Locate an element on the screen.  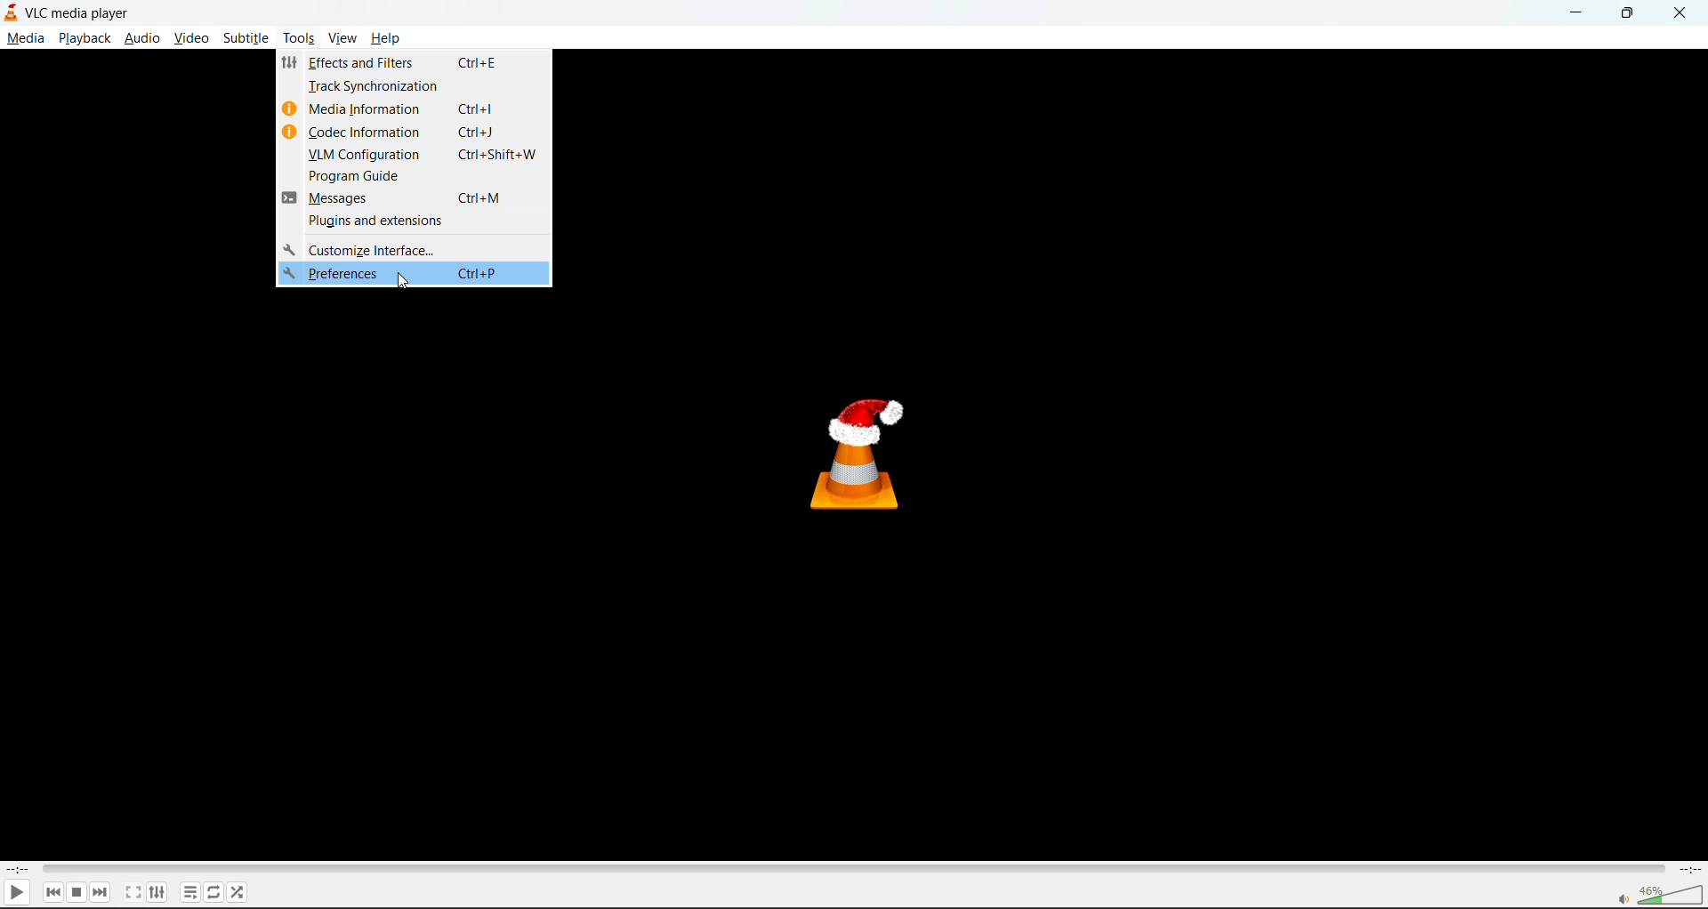
volume is located at coordinates (1656, 894).